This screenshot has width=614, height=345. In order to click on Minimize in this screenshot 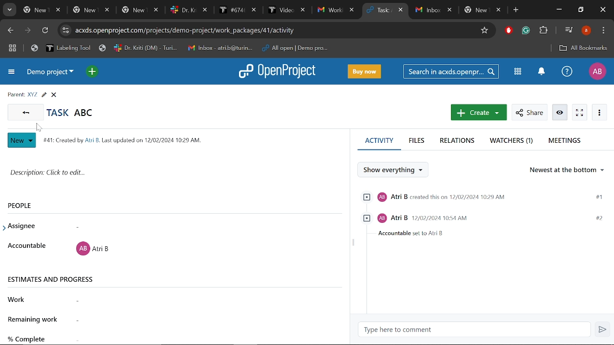, I will do `click(559, 11)`.